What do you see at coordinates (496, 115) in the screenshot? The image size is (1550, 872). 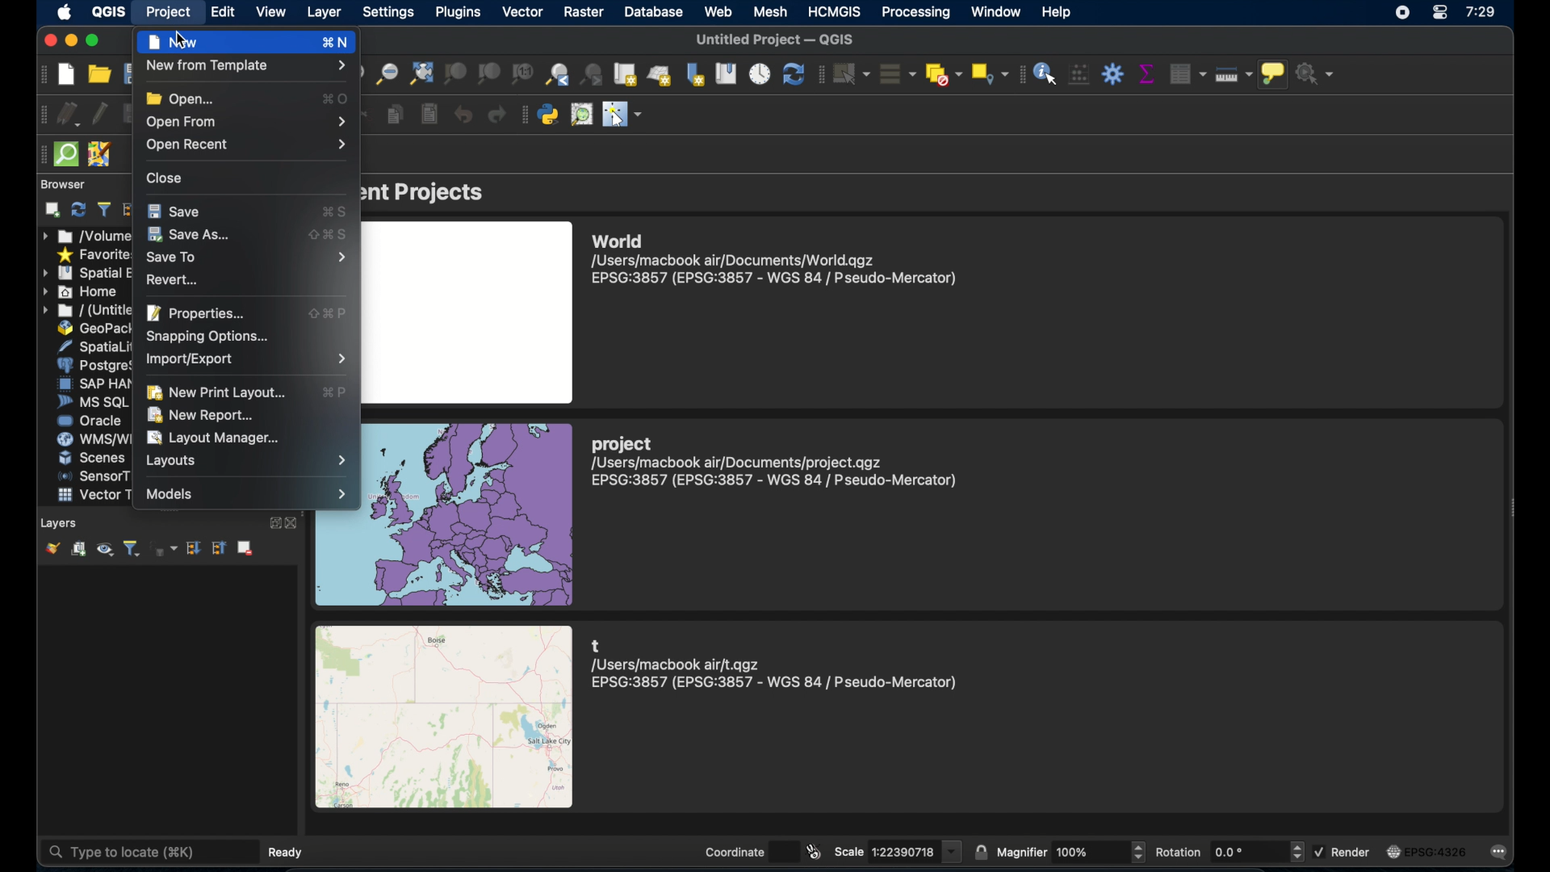 I see `redo` at bounding box center [496, 115].